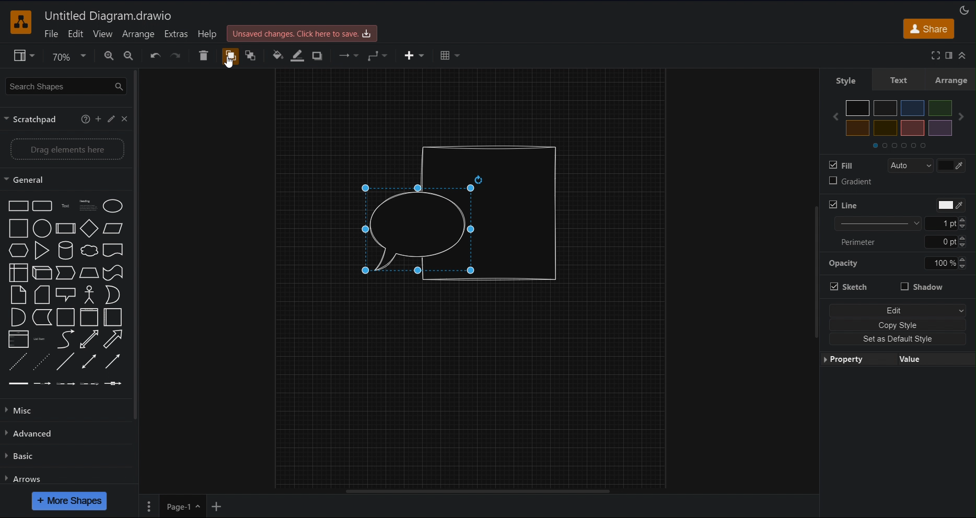 The image size is (976, 518). I want to click on Rotate, so click(478, 180).